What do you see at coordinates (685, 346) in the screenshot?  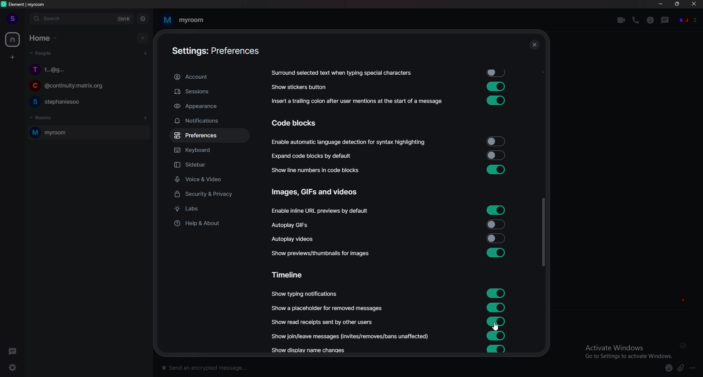 I see `` at bounding box center [685, 346].